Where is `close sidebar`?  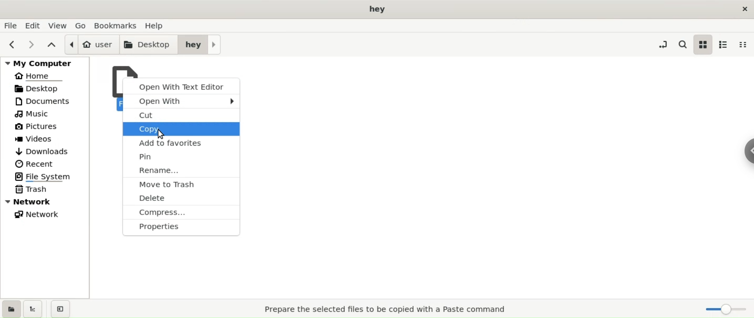 close sidebar is located at coordinates (59, 308).